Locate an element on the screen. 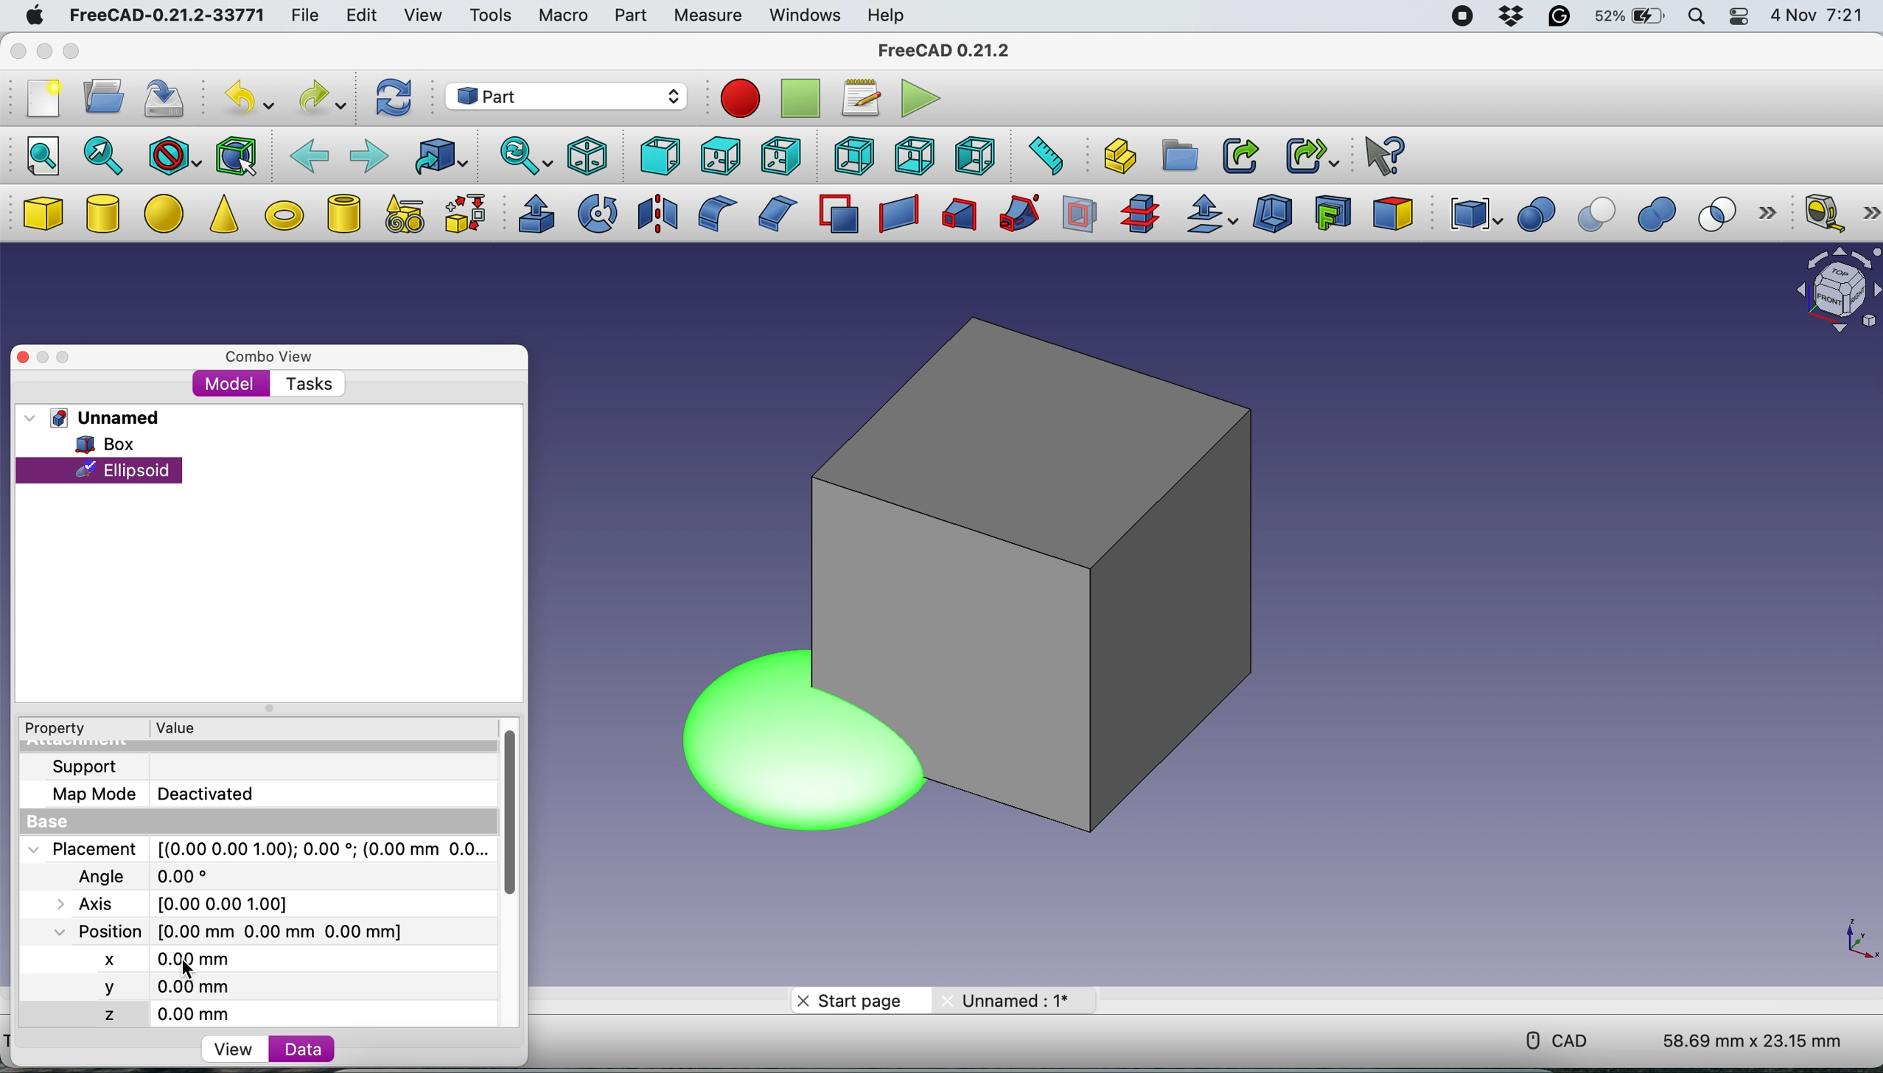 The width and height of the screenshot is (1883, 1073). x 0.00 mm is located at coordinates (167, 957).